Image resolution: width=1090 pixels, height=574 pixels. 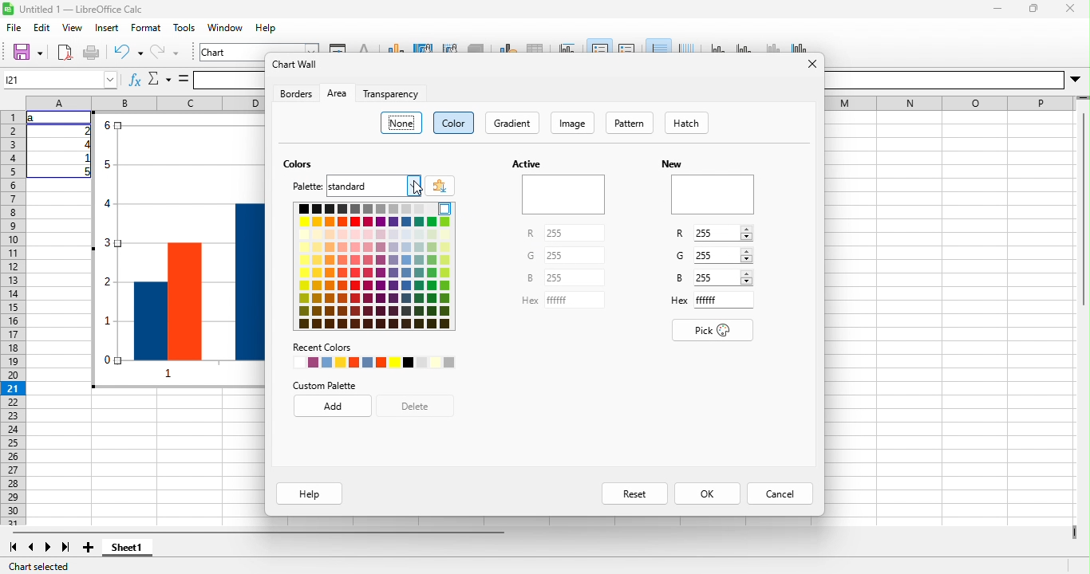 I want to click on Input B value, so click(x=717, y=277).